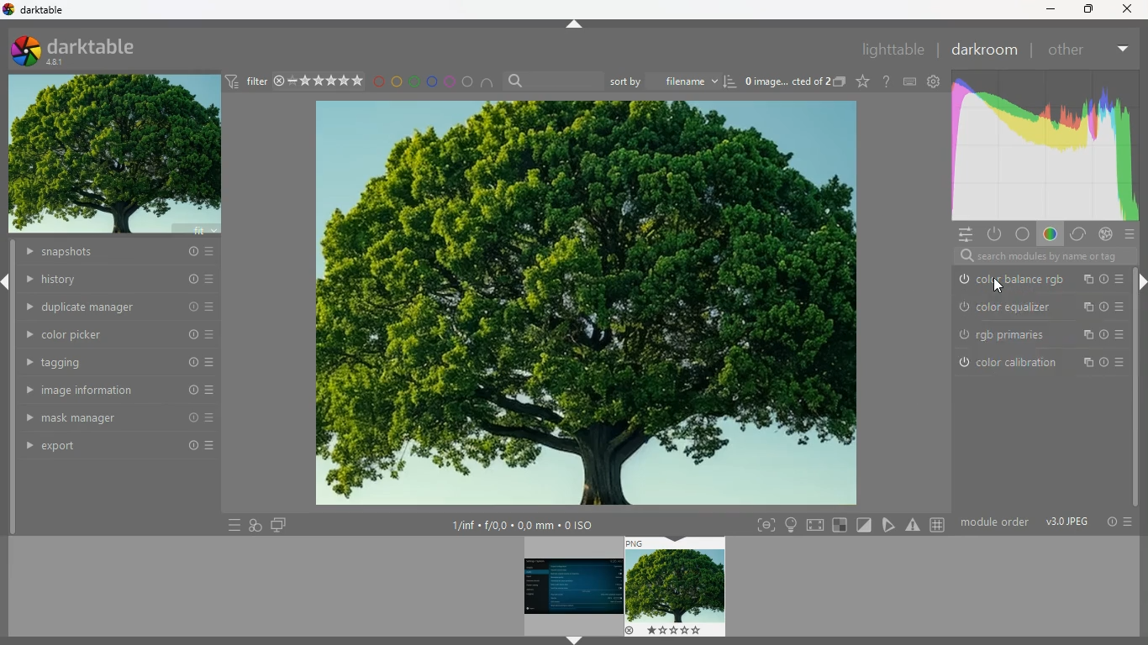  What do you see at coordinates (293, 81) in the screenshot?
I see `filter` at bounding box center [293, 81].